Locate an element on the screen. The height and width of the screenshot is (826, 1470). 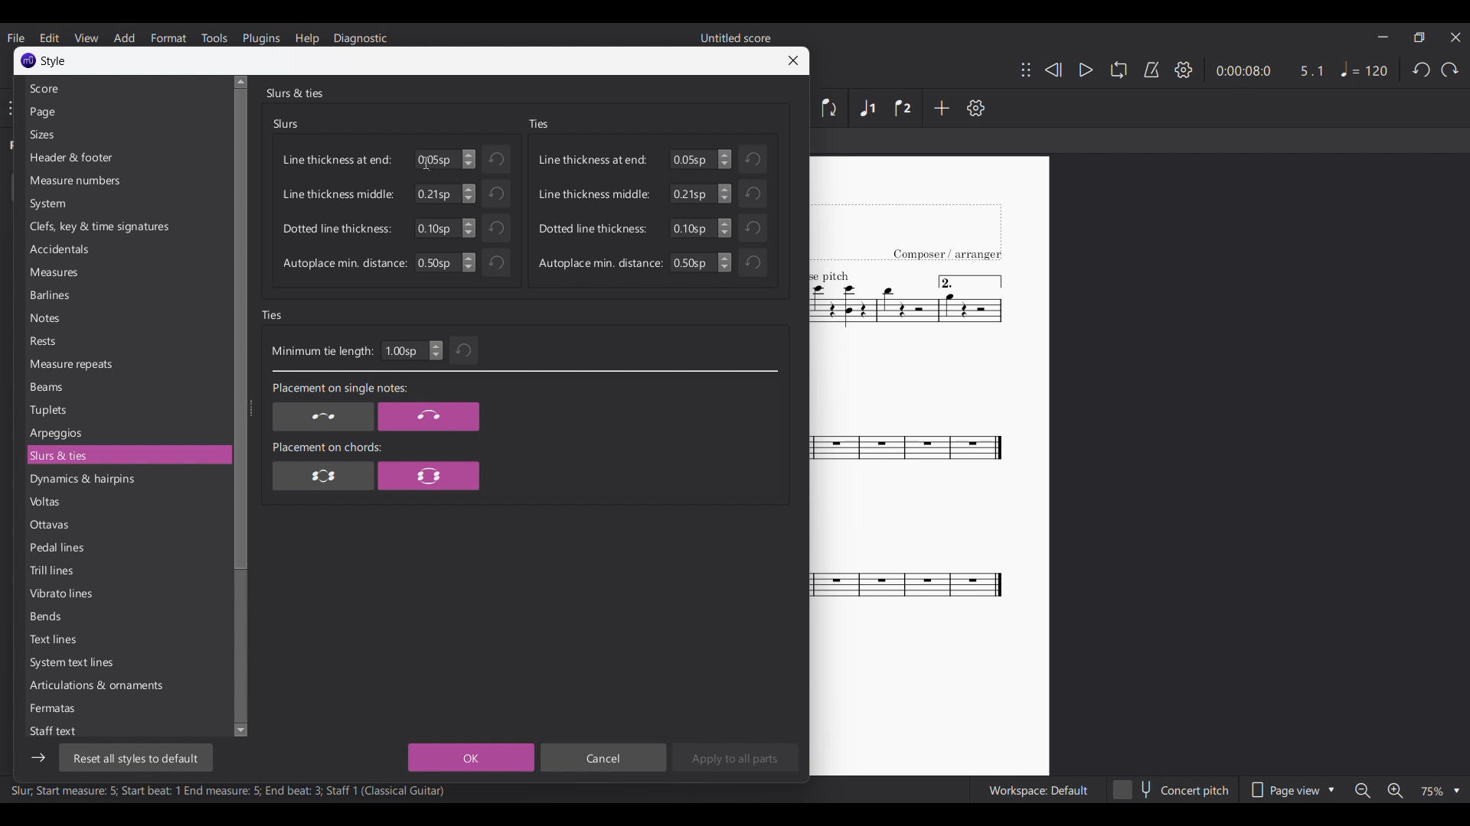
Line thickness middle is located at coordinates (594, 194).